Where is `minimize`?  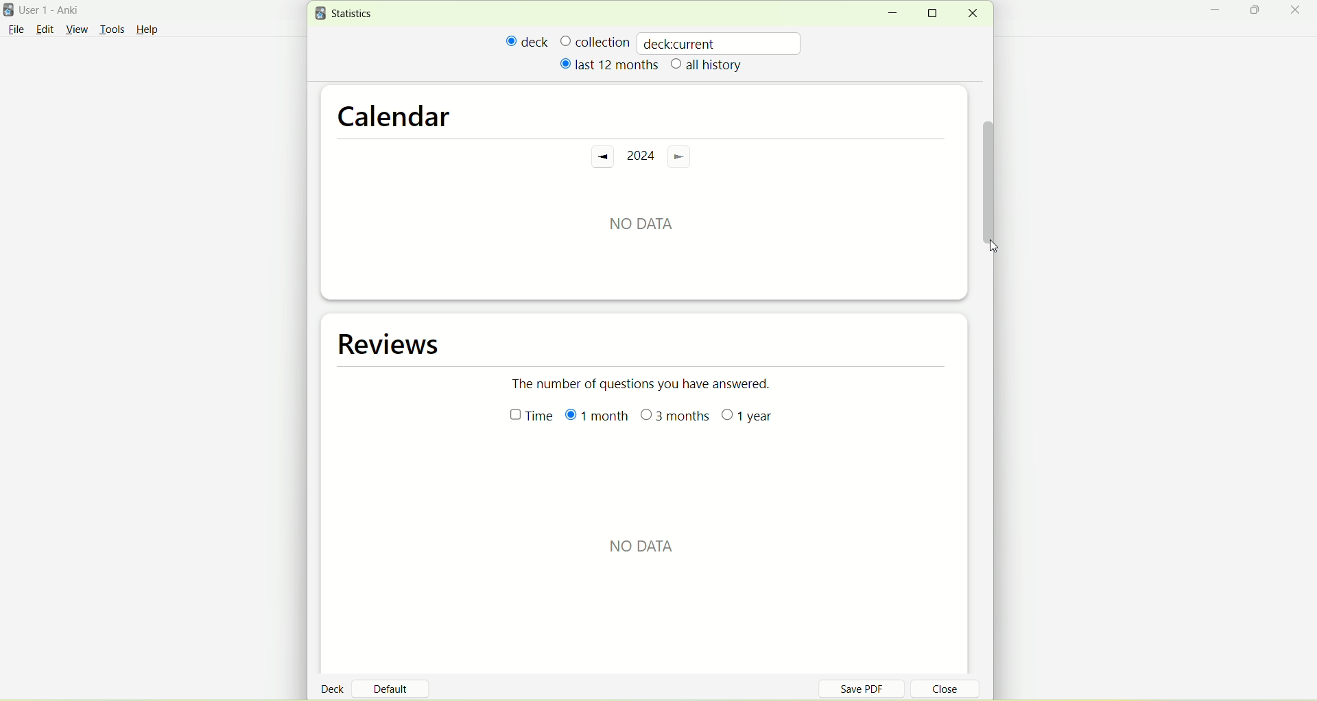 minimize is located at coordinates (892, 14).